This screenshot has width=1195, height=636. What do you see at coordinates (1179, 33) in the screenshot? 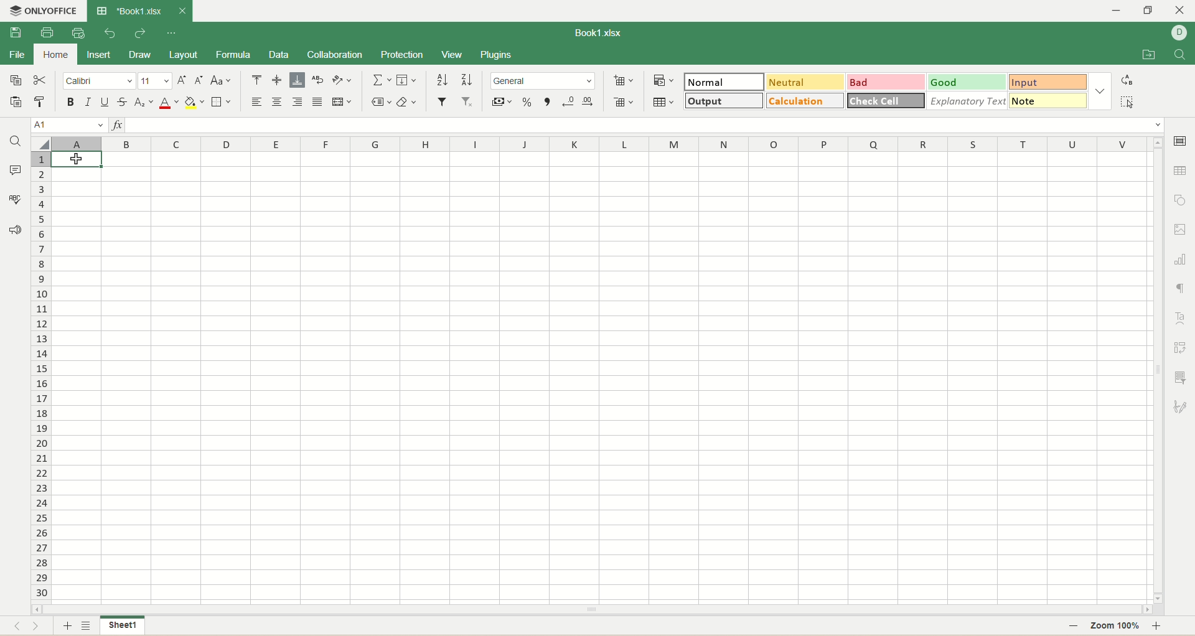
I see `username` at bounding box center [1179, 33].